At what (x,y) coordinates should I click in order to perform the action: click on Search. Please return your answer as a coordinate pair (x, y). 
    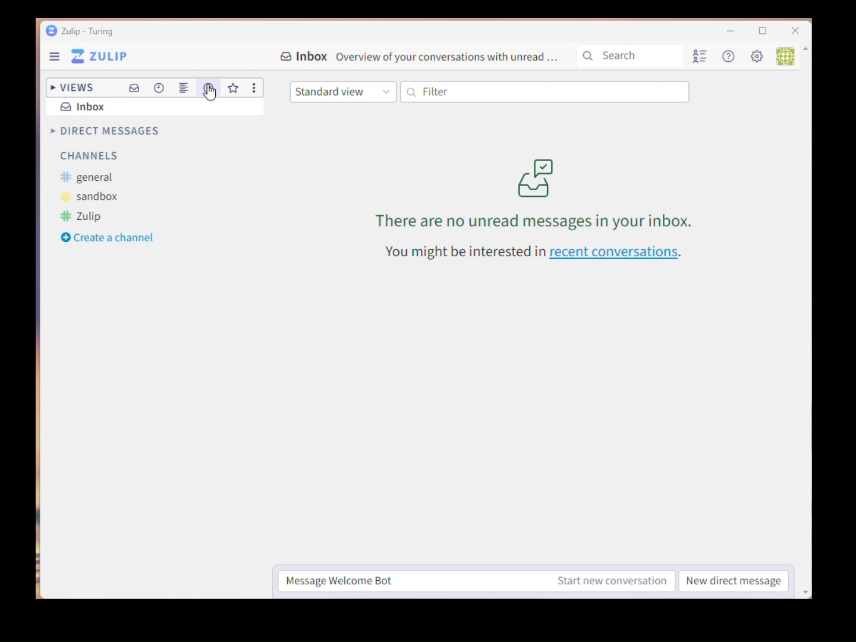
    Looking at the image, I should click on (632, 56).